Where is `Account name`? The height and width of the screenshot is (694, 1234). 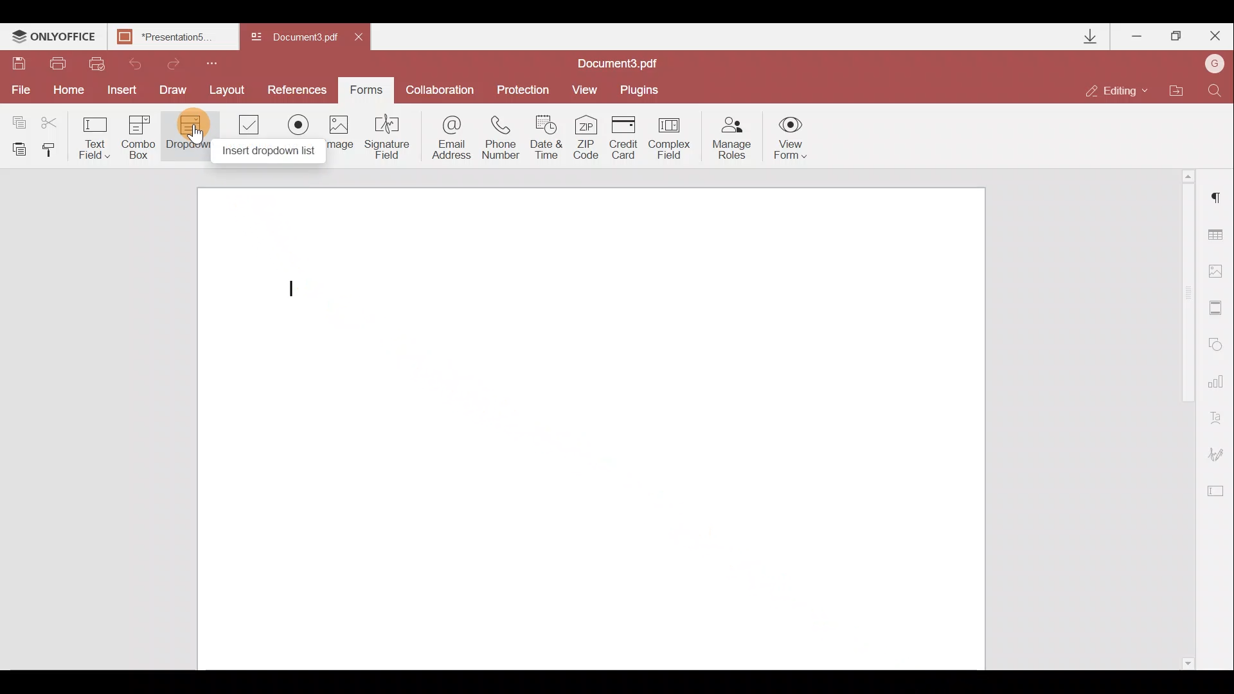
Account name is located at coordinates (1211, 65).